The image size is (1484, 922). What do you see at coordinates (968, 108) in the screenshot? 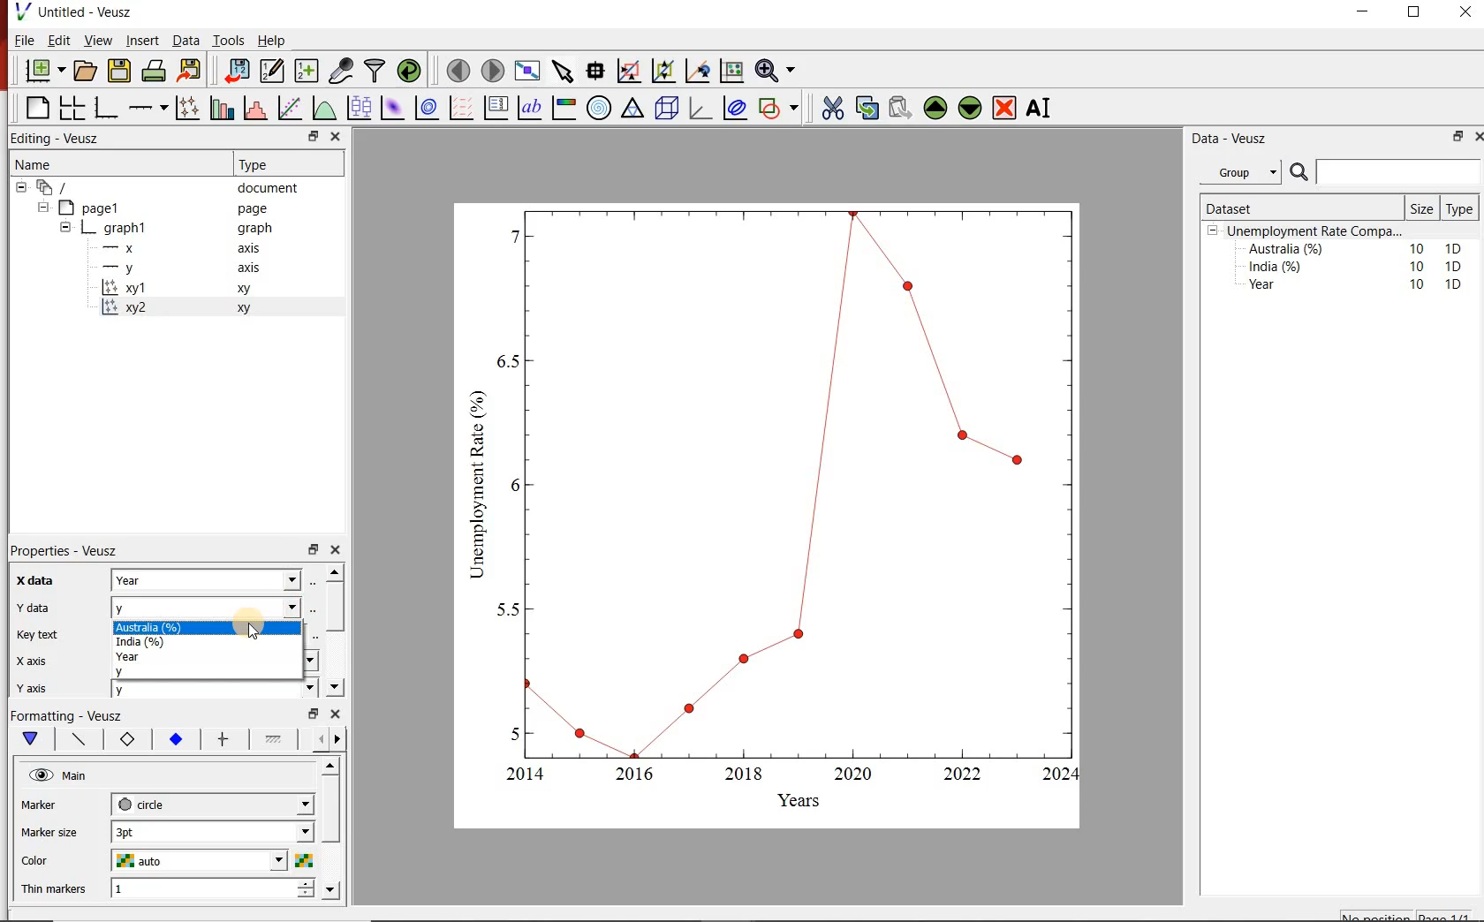
I see `move the widgets down` at bounding box center [968, 108].